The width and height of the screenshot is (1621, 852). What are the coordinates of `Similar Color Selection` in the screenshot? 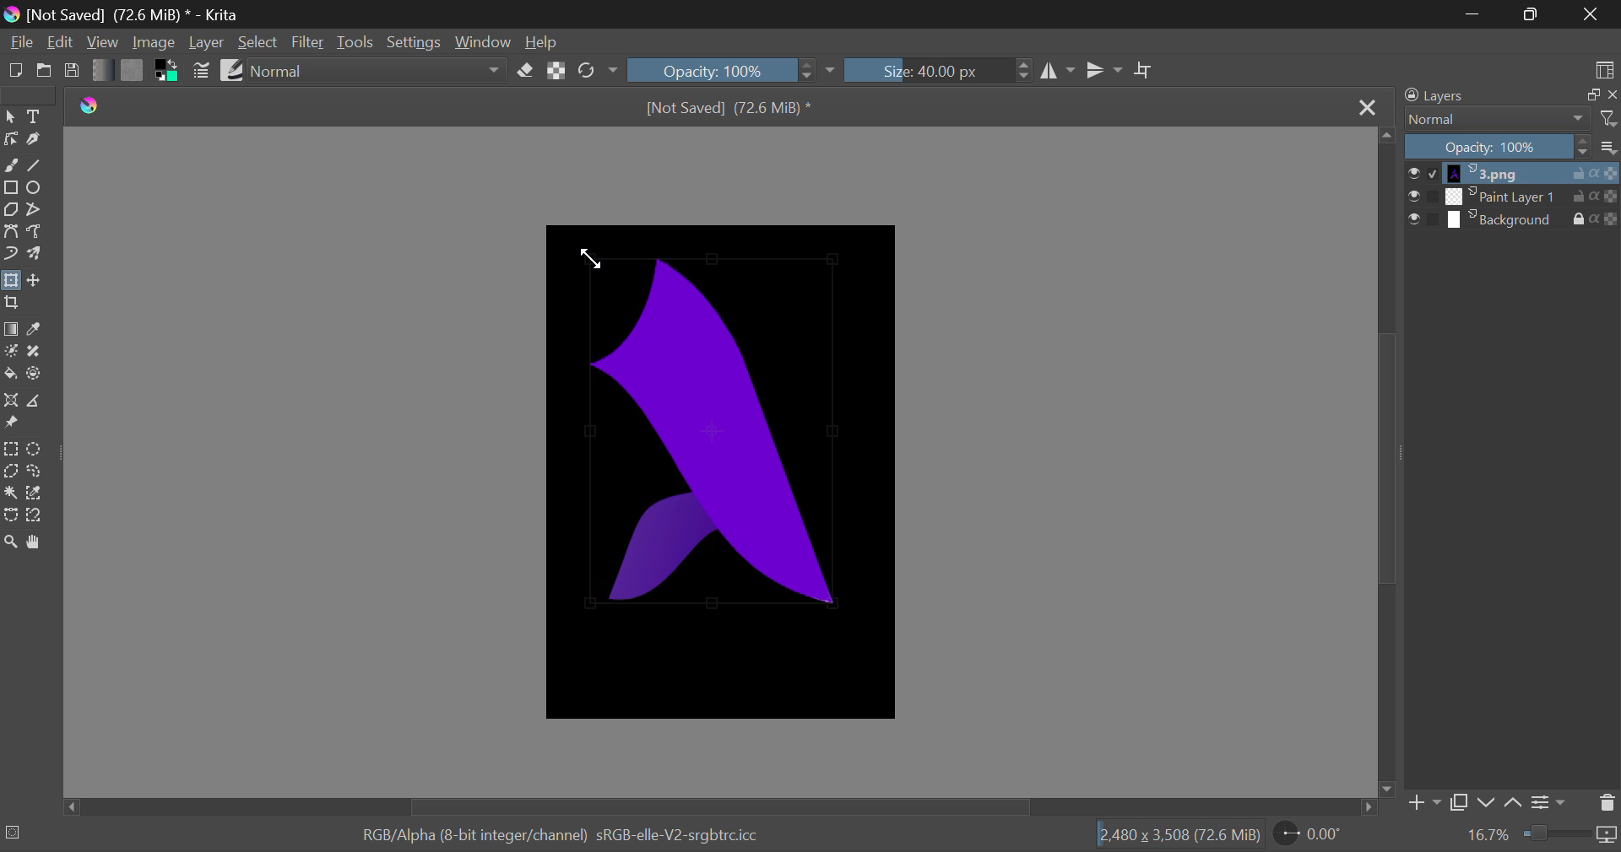 It's located at (35, 493).